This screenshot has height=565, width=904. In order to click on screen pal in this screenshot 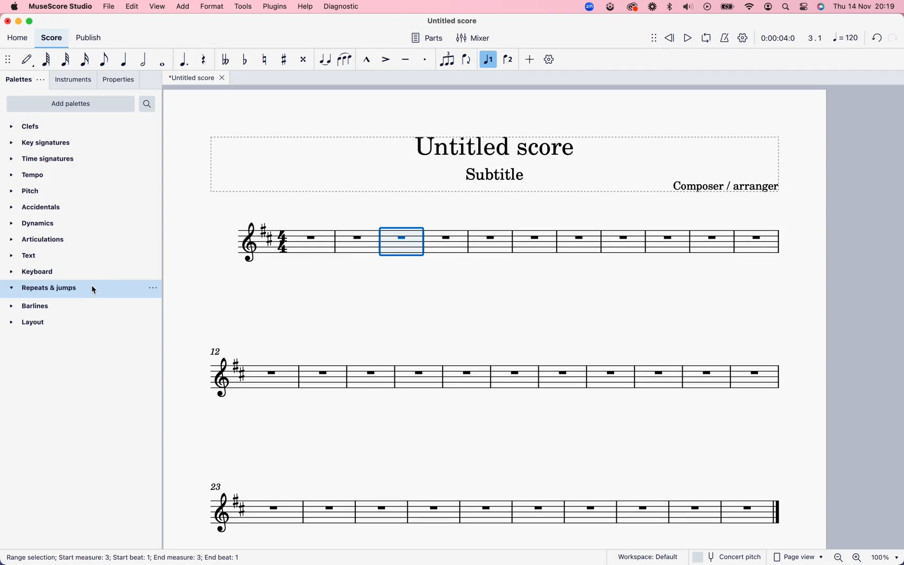, I will do `click(609, 8)`.